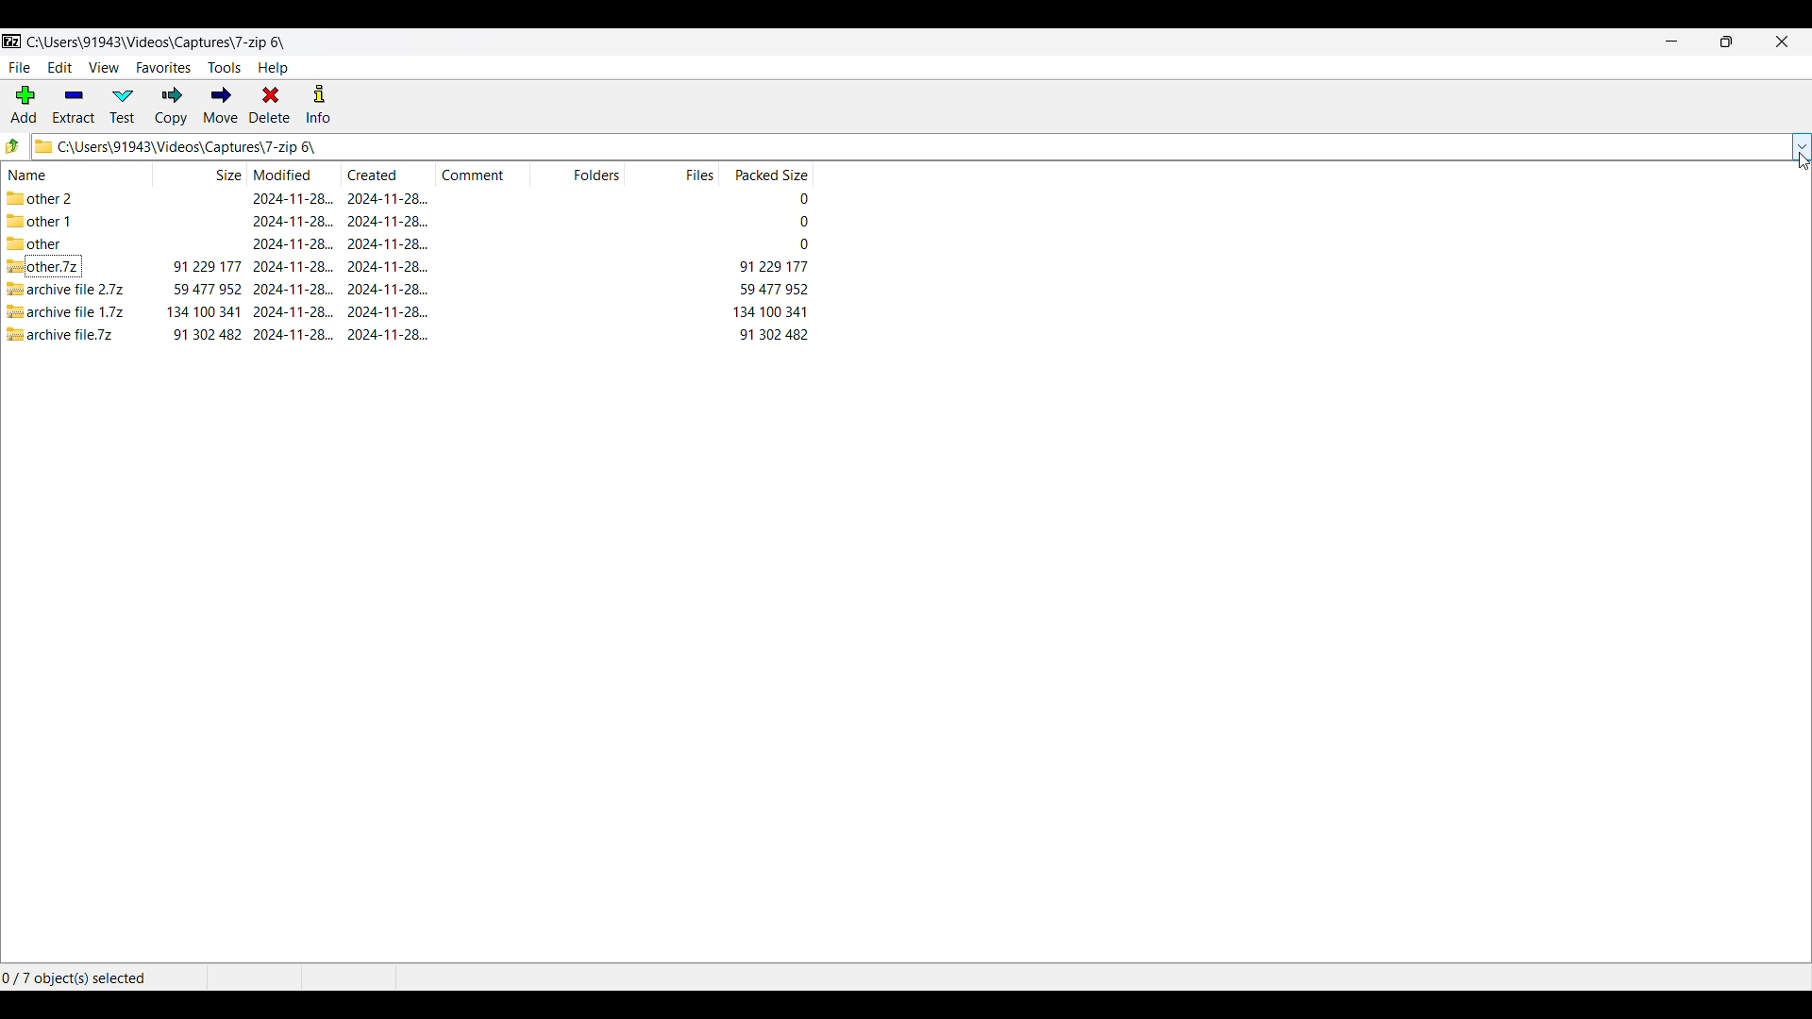  I want to click on Size column, so click(201, 173).